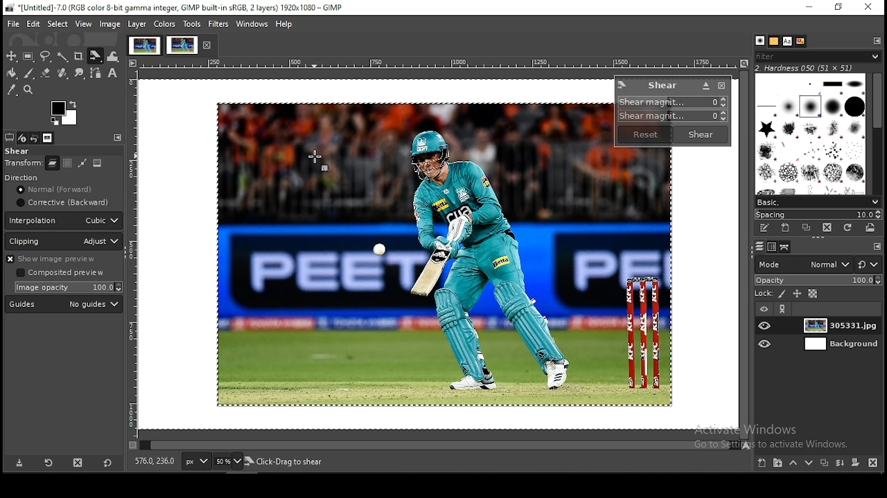 Image resolution: width=887 pixels, height=498 pixels. I want to click on edit, so click(34, 24).